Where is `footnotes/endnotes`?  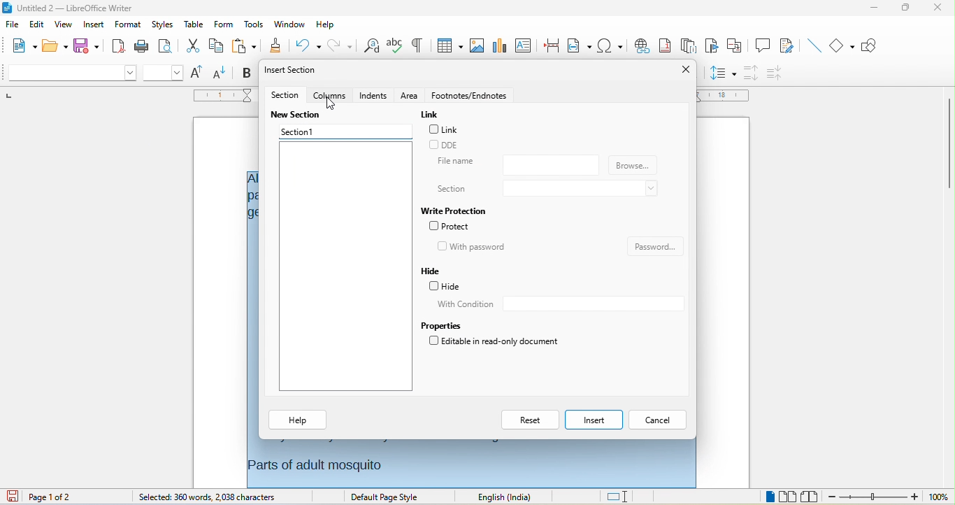 footnotes/endnotes is located at coordinates (471, 96).